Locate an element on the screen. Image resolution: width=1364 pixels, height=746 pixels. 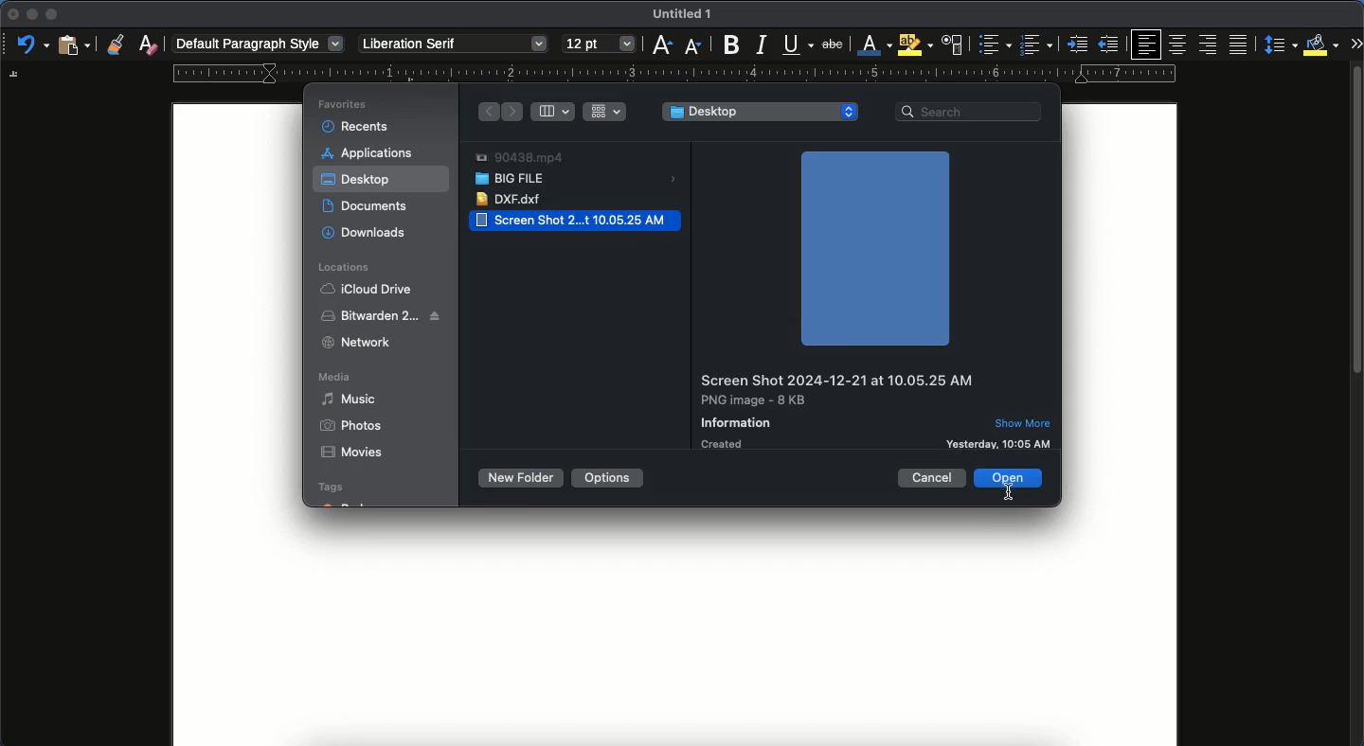
big file is located at coordinates (578, 180).